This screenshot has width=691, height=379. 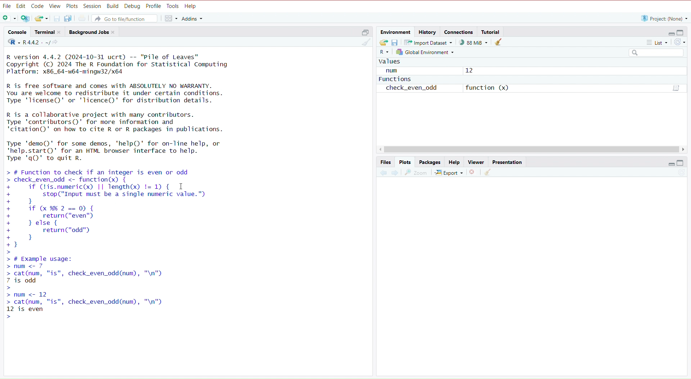 What do you see at coordinates (93, 33) in the screenshot?
I see `background jobs` at bounding box center [93, 33].